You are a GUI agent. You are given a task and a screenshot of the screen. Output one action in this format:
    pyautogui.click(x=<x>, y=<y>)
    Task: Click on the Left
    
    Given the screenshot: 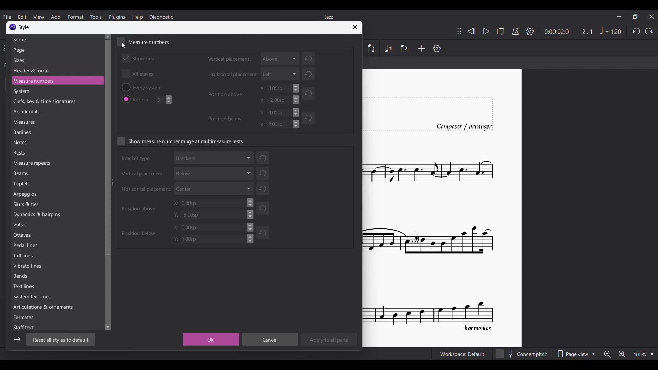 What is the action you would take?
    pyautogui.click(x=280, y=74)
    